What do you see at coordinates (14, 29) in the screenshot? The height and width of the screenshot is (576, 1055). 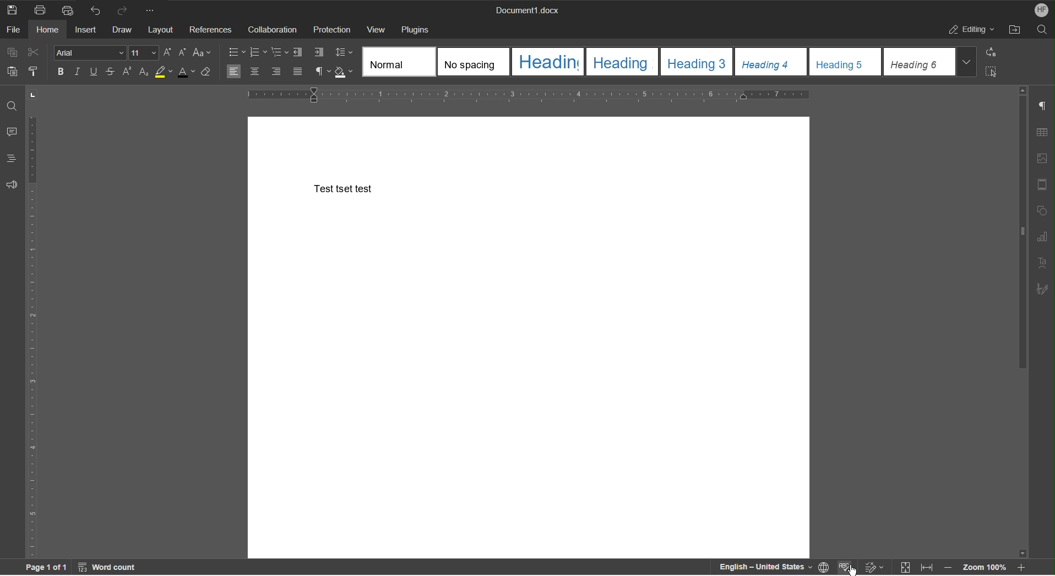 I see `File` at bounding box center [14, 29].